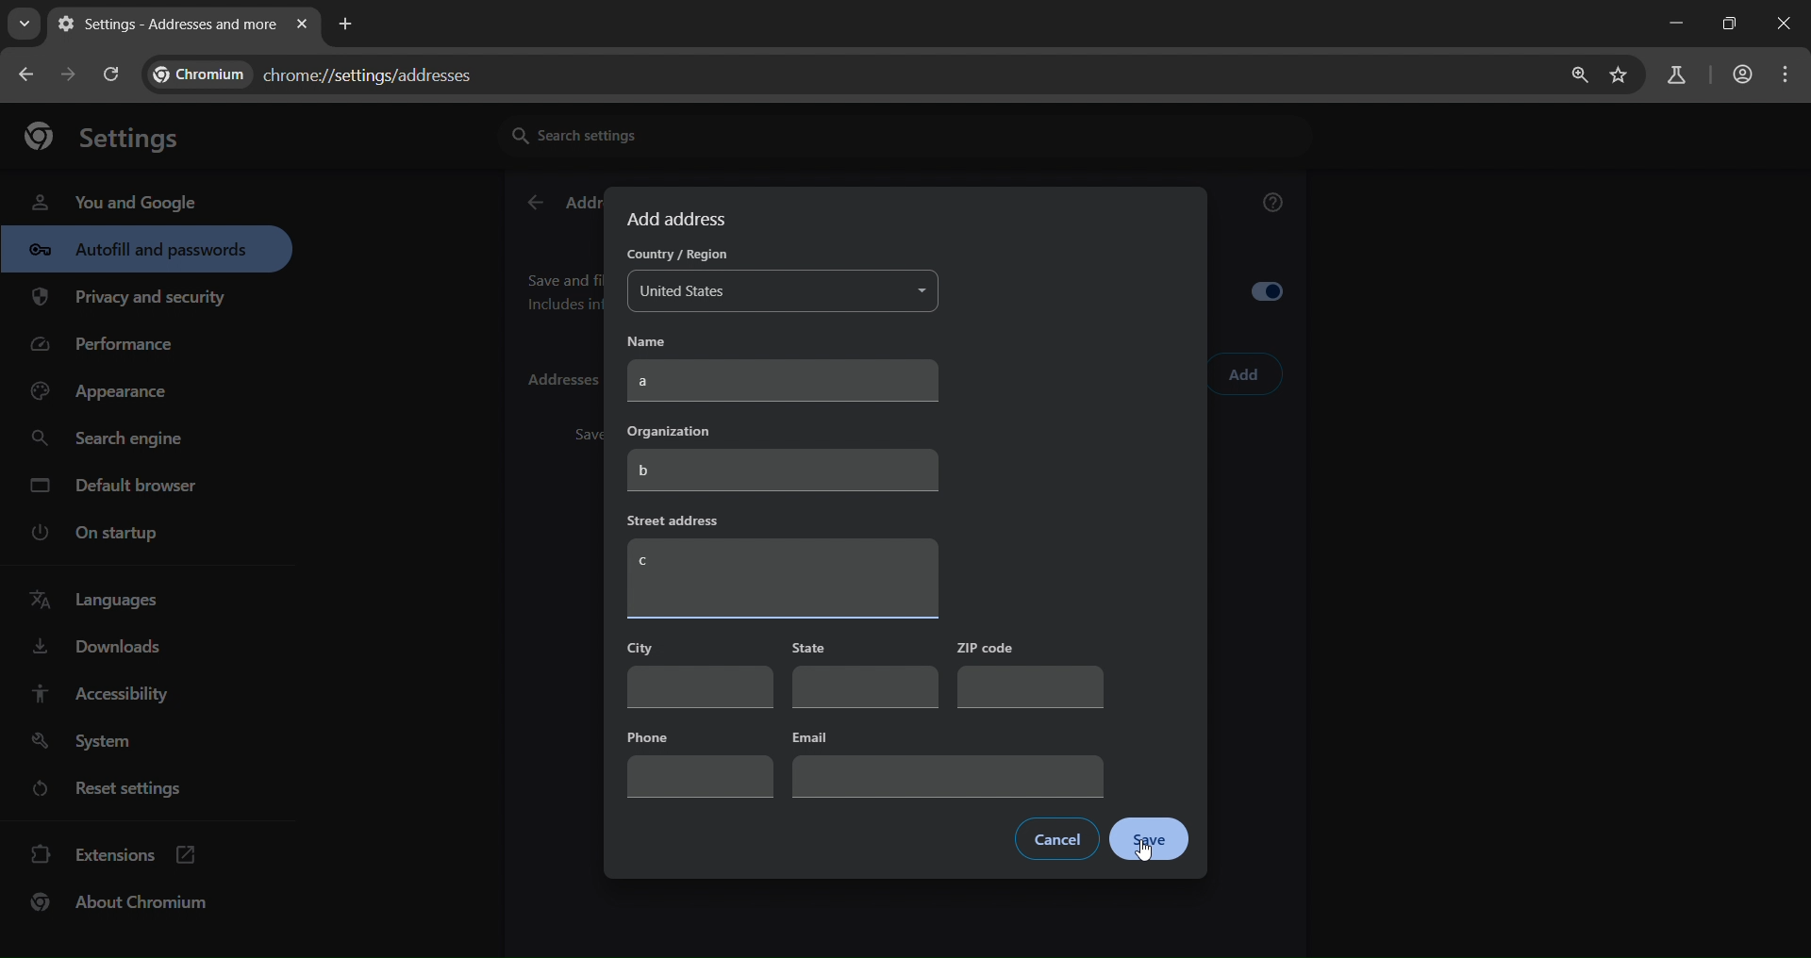  I want to click on chrome://settings/addresses, so click(326, 71).